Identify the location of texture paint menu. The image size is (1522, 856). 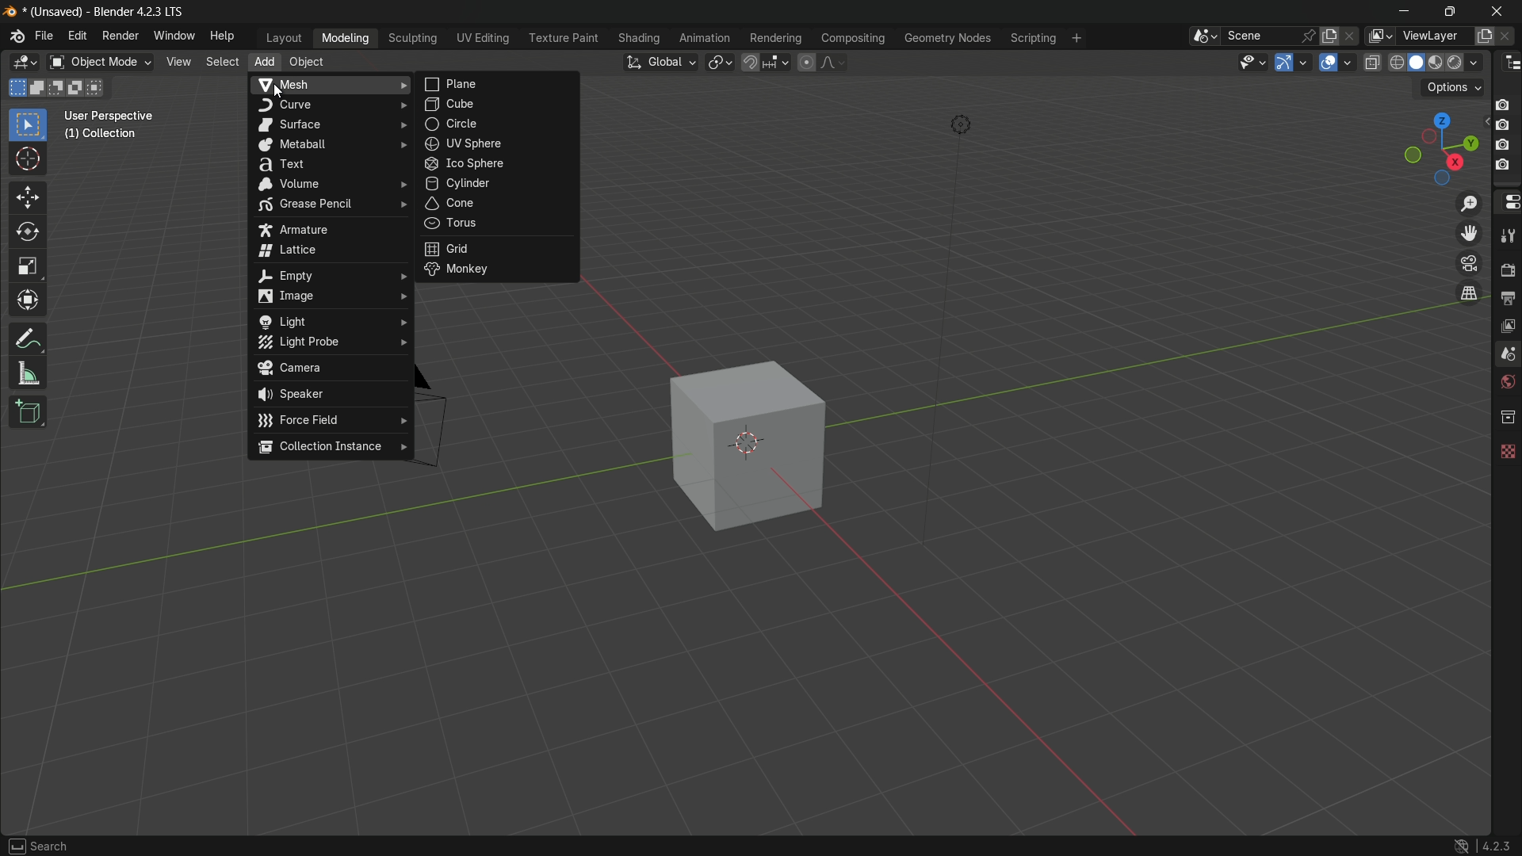
(563, 40).